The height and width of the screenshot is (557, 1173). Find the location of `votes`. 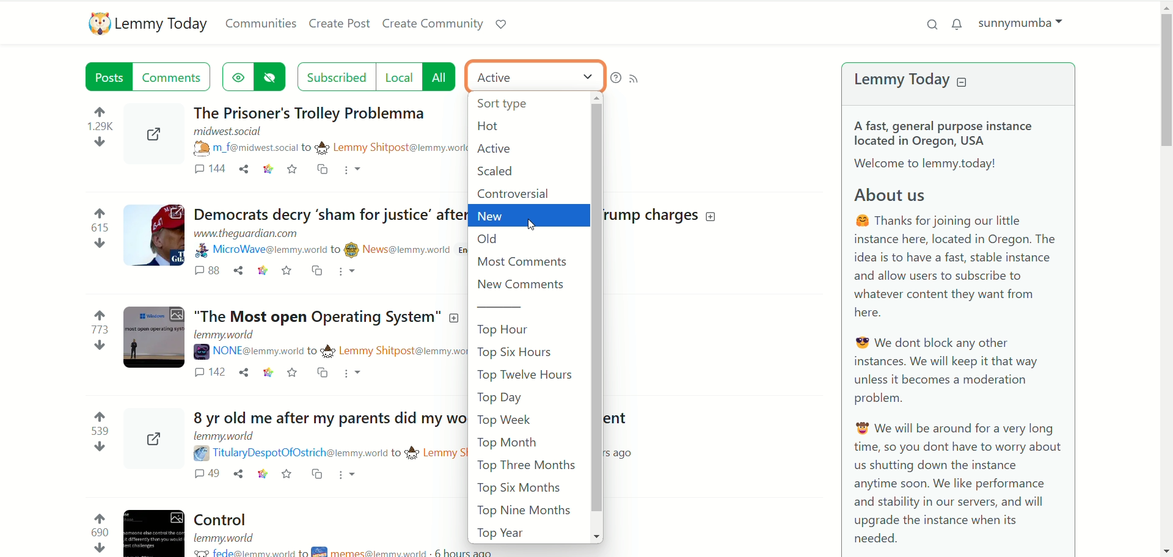

votes is located at coordinates (93, 332).